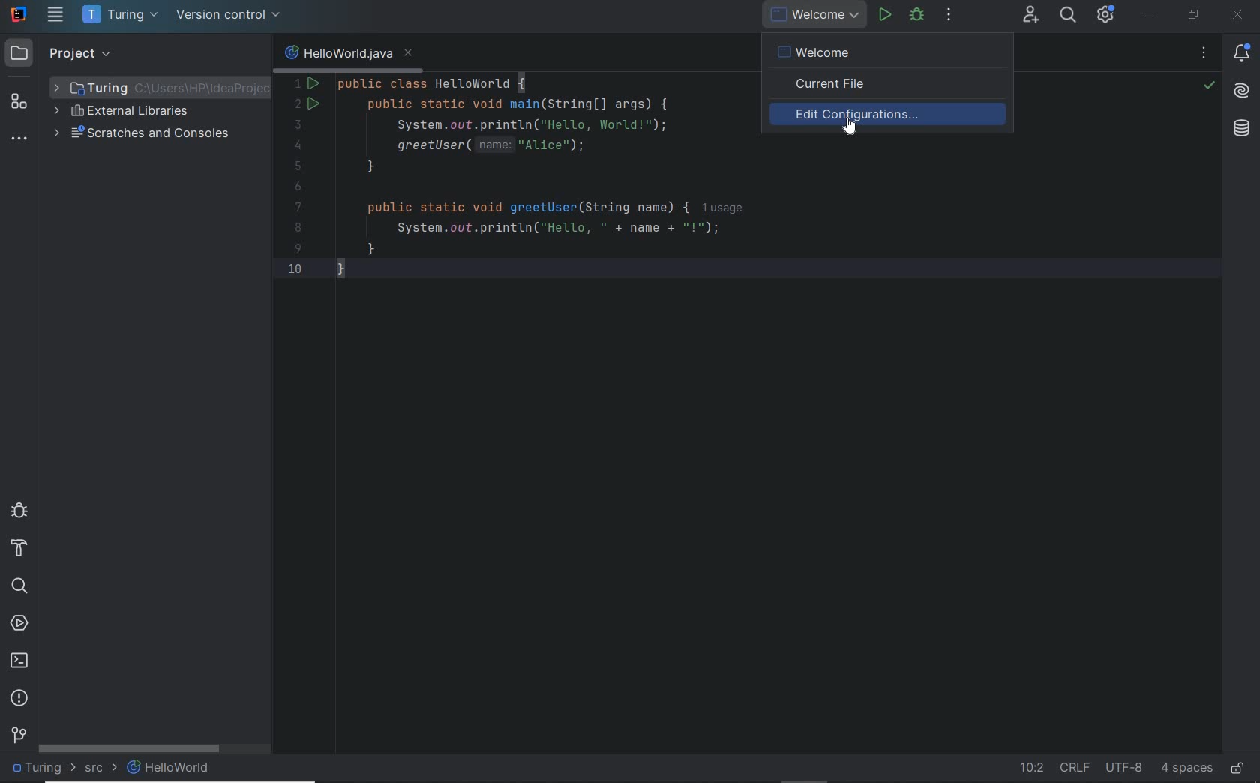 The image size is (1260, 783). What do you see at coordinates (169, 767) in the screenshot?
I see `HelloWorld` at bounding box center [169, 767].